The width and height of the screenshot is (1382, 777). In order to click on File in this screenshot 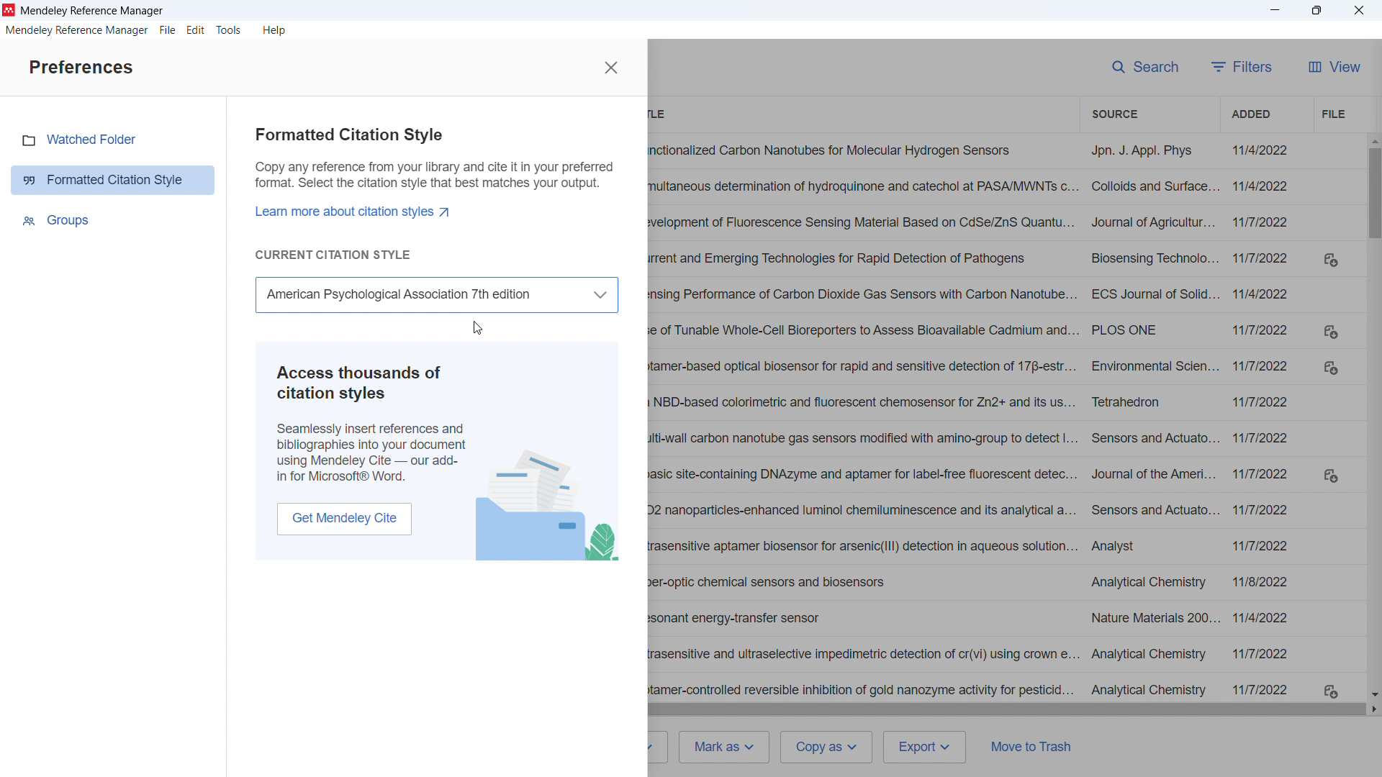, I will do `click(1332, 114)`.